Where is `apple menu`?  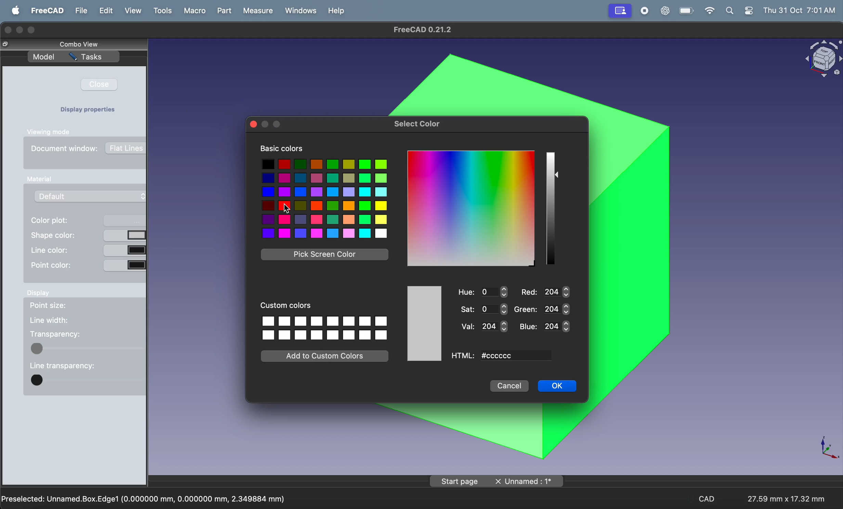 apple menu is located at coordinates (15, 11).